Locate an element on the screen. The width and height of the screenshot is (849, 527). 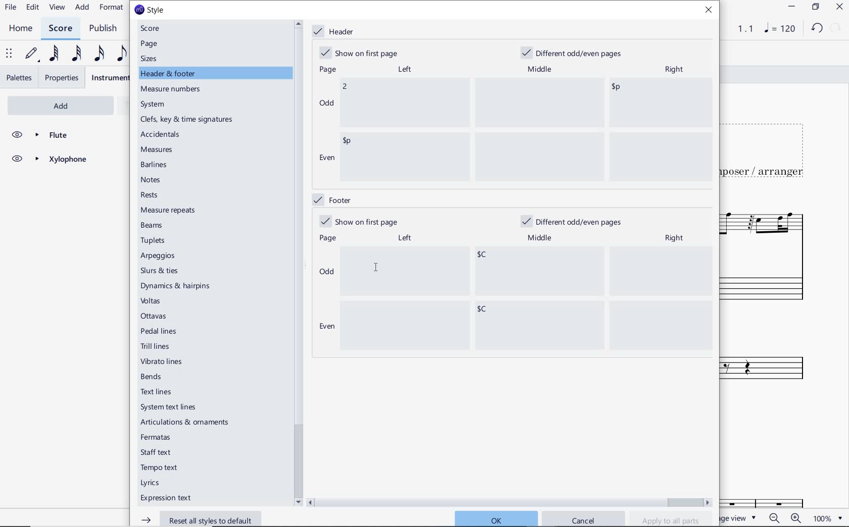
show on first page is located at coordinates (362, 52).